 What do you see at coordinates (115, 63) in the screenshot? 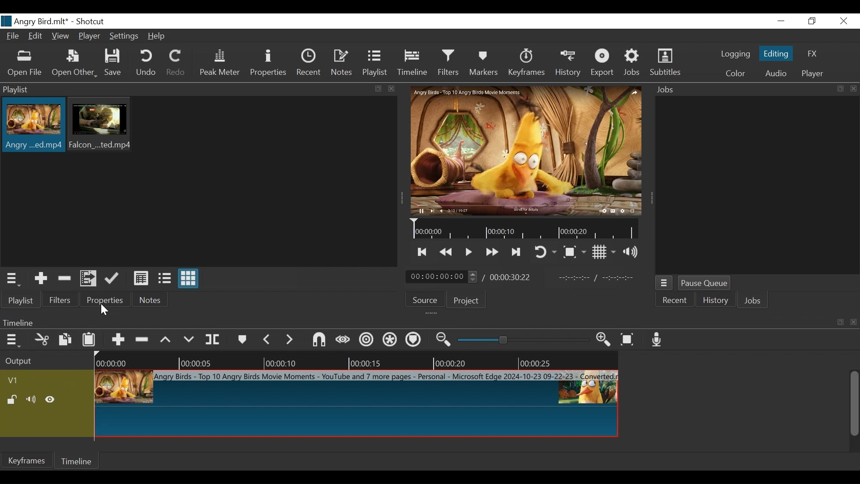
I see `Save` at bounding box center [115, 63].